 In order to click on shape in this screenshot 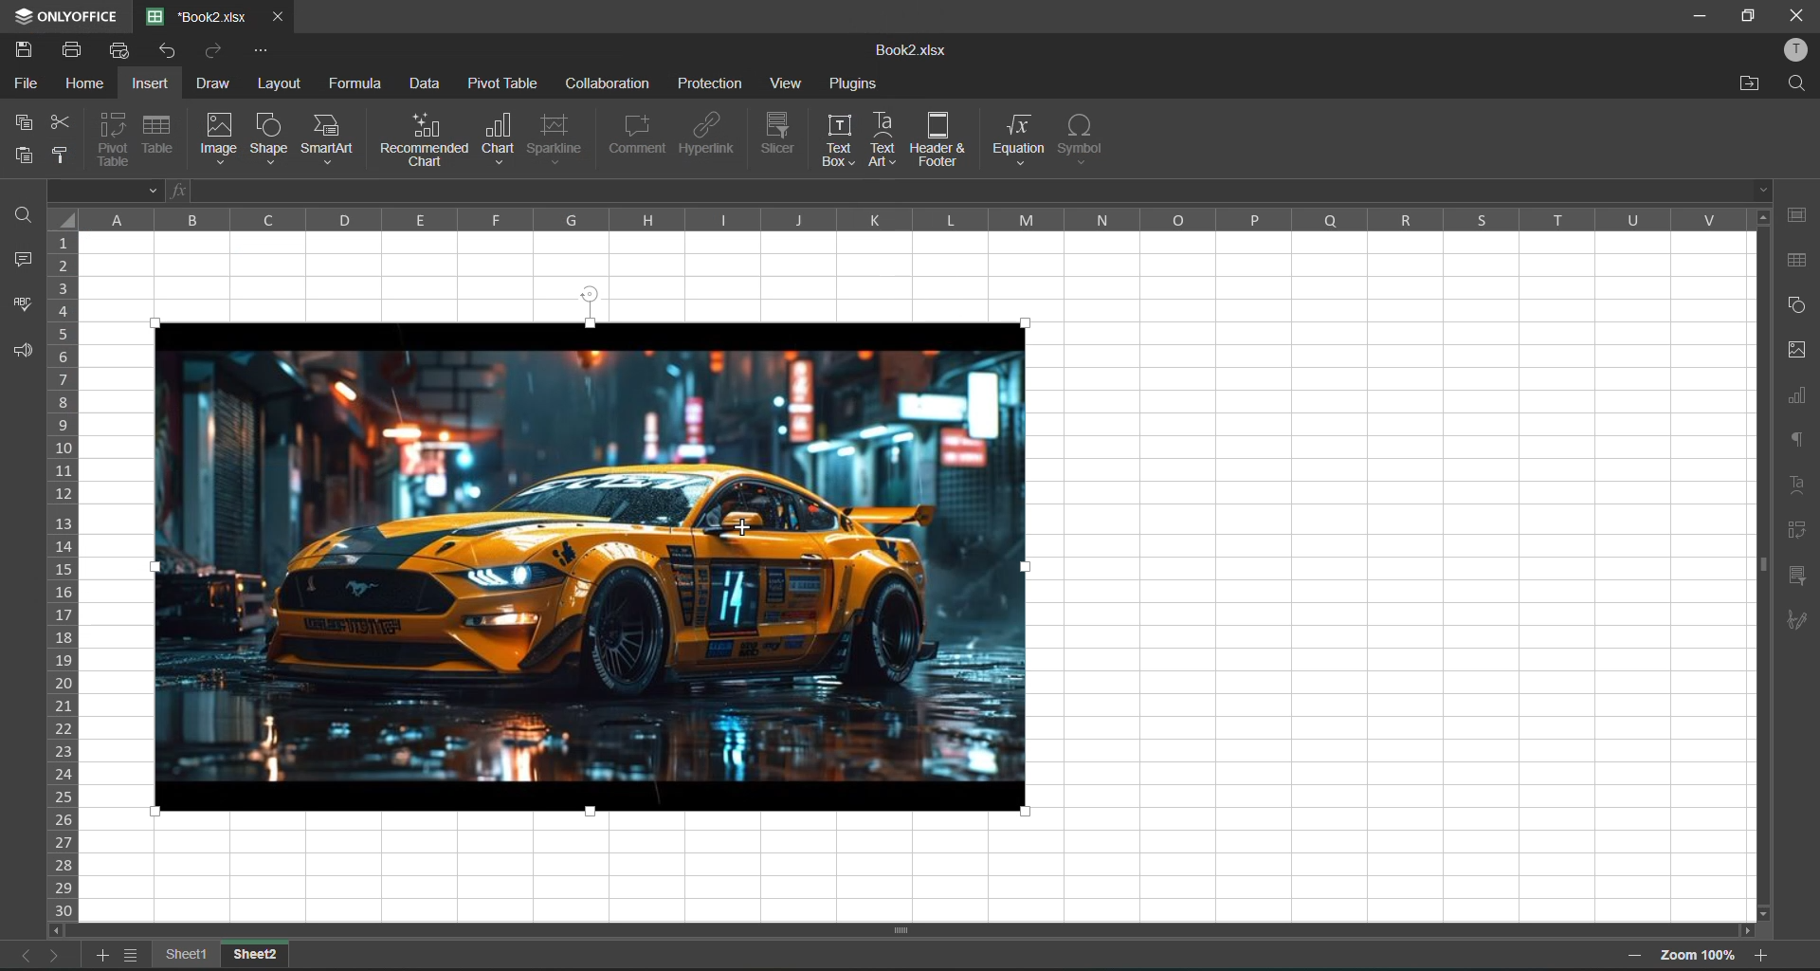, I will do `click(270, 138)`.